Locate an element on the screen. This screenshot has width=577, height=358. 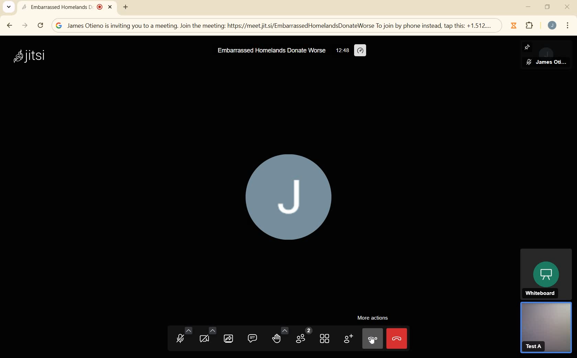
close is located at coordinates (567, 7).